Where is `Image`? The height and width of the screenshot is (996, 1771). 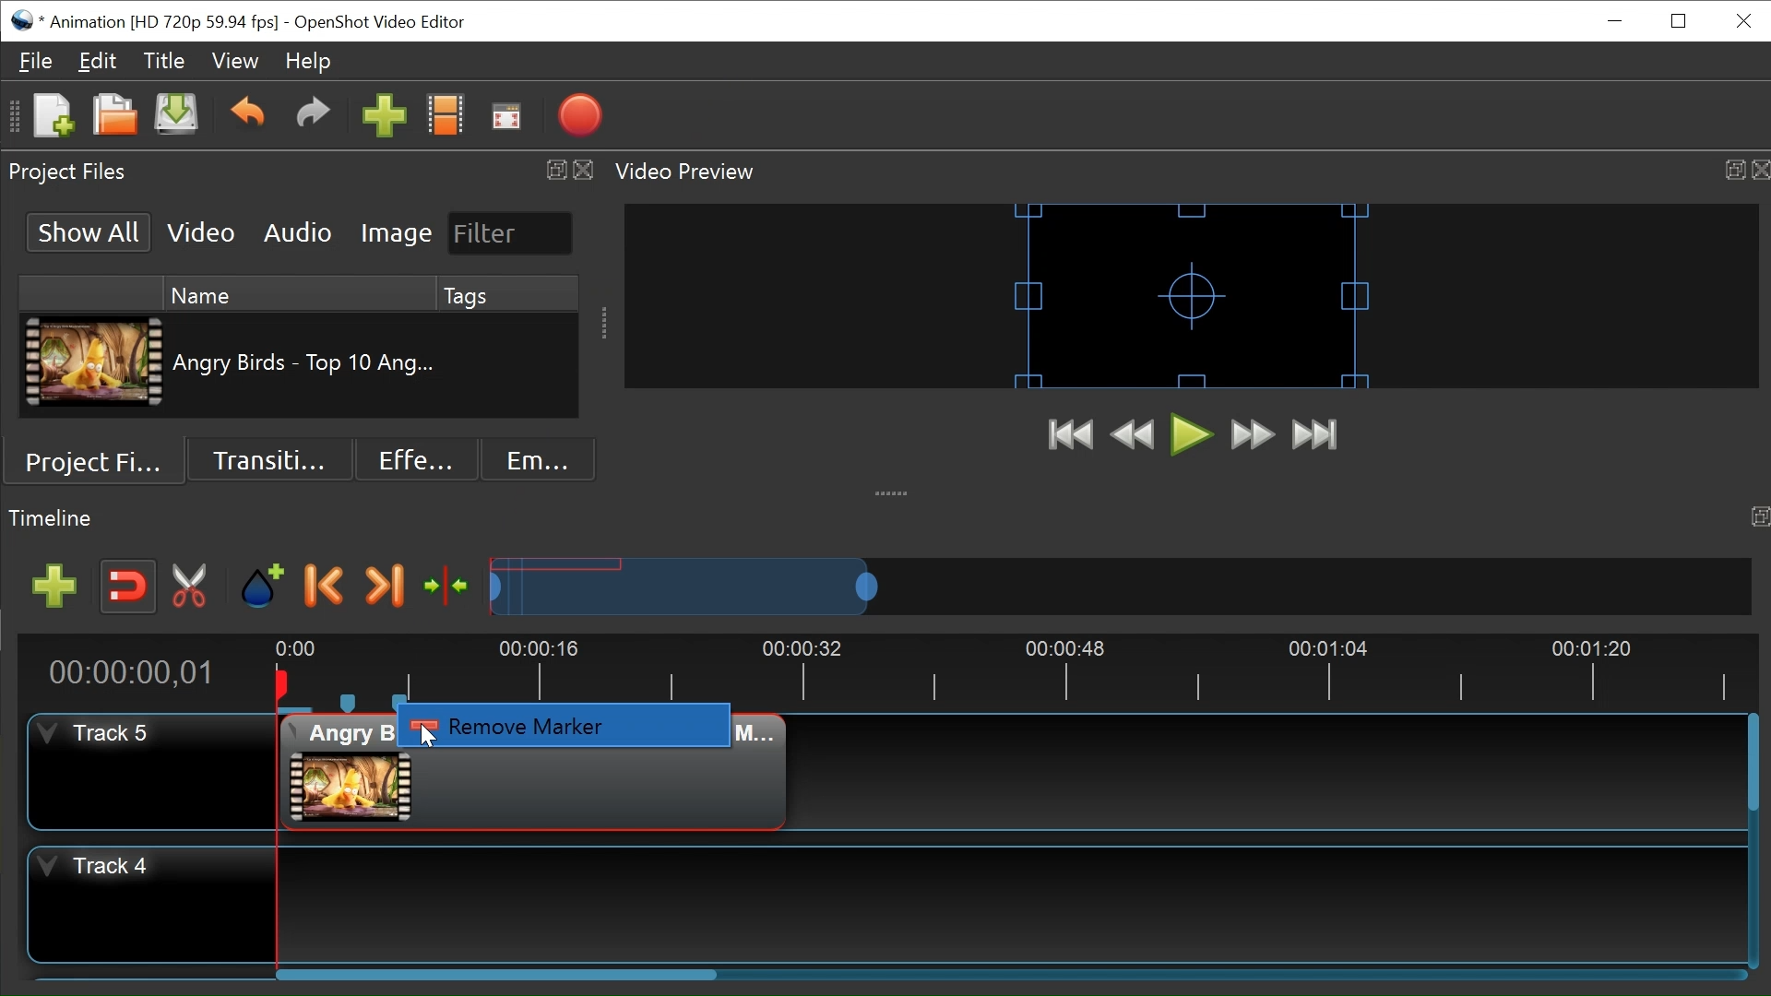
Image is located at coordinates (395, 235).